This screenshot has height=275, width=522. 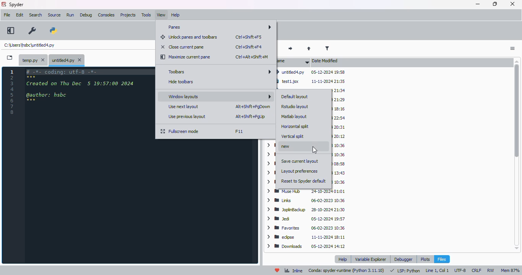 I want to click on panes, so click(x=218, y=27).